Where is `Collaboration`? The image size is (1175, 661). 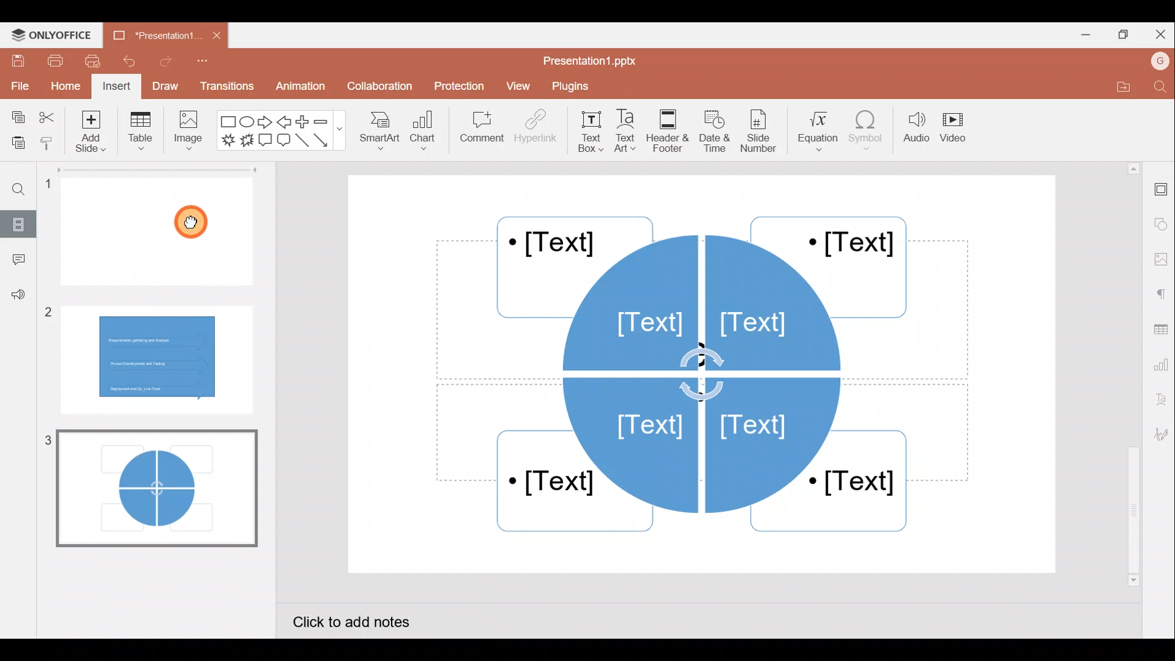 Collaboration is located at coordinates (378, 86).